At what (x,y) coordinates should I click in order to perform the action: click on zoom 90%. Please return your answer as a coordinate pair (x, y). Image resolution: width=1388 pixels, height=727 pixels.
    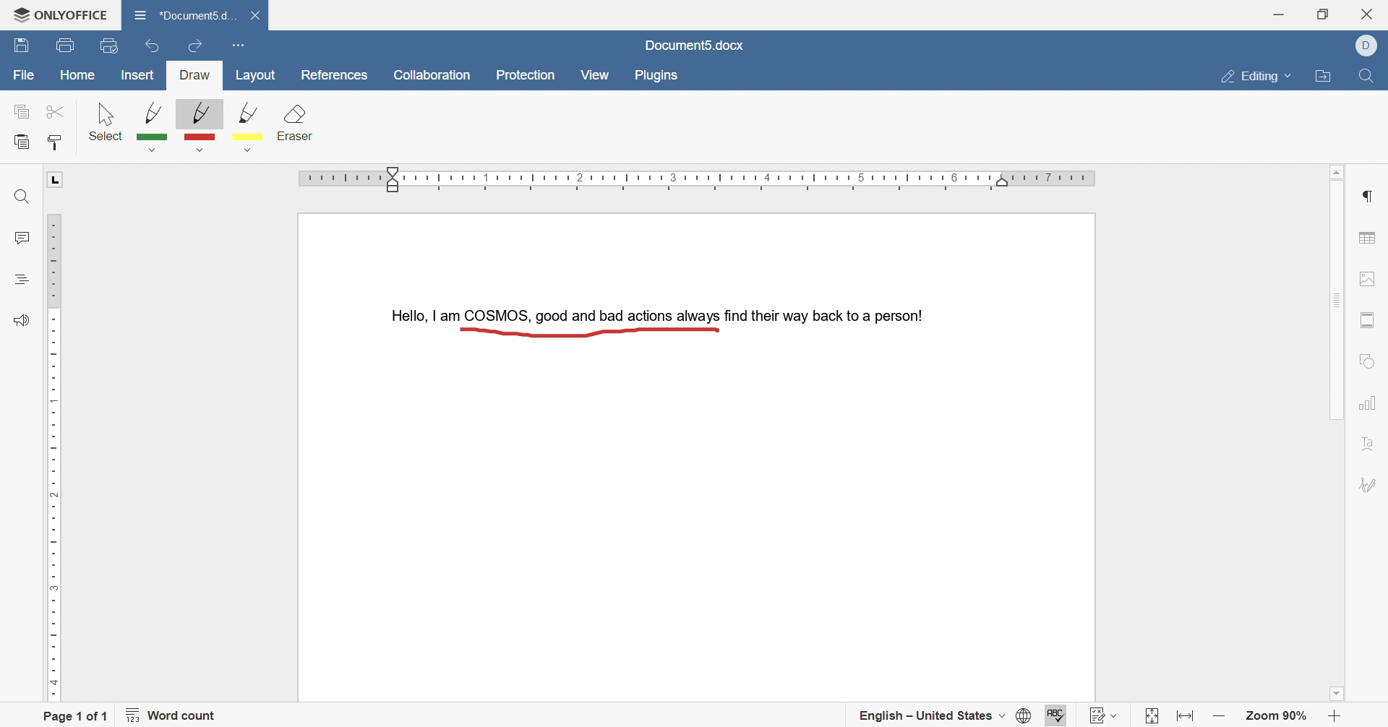
    Looking at the image, I should click on (1278, 717).